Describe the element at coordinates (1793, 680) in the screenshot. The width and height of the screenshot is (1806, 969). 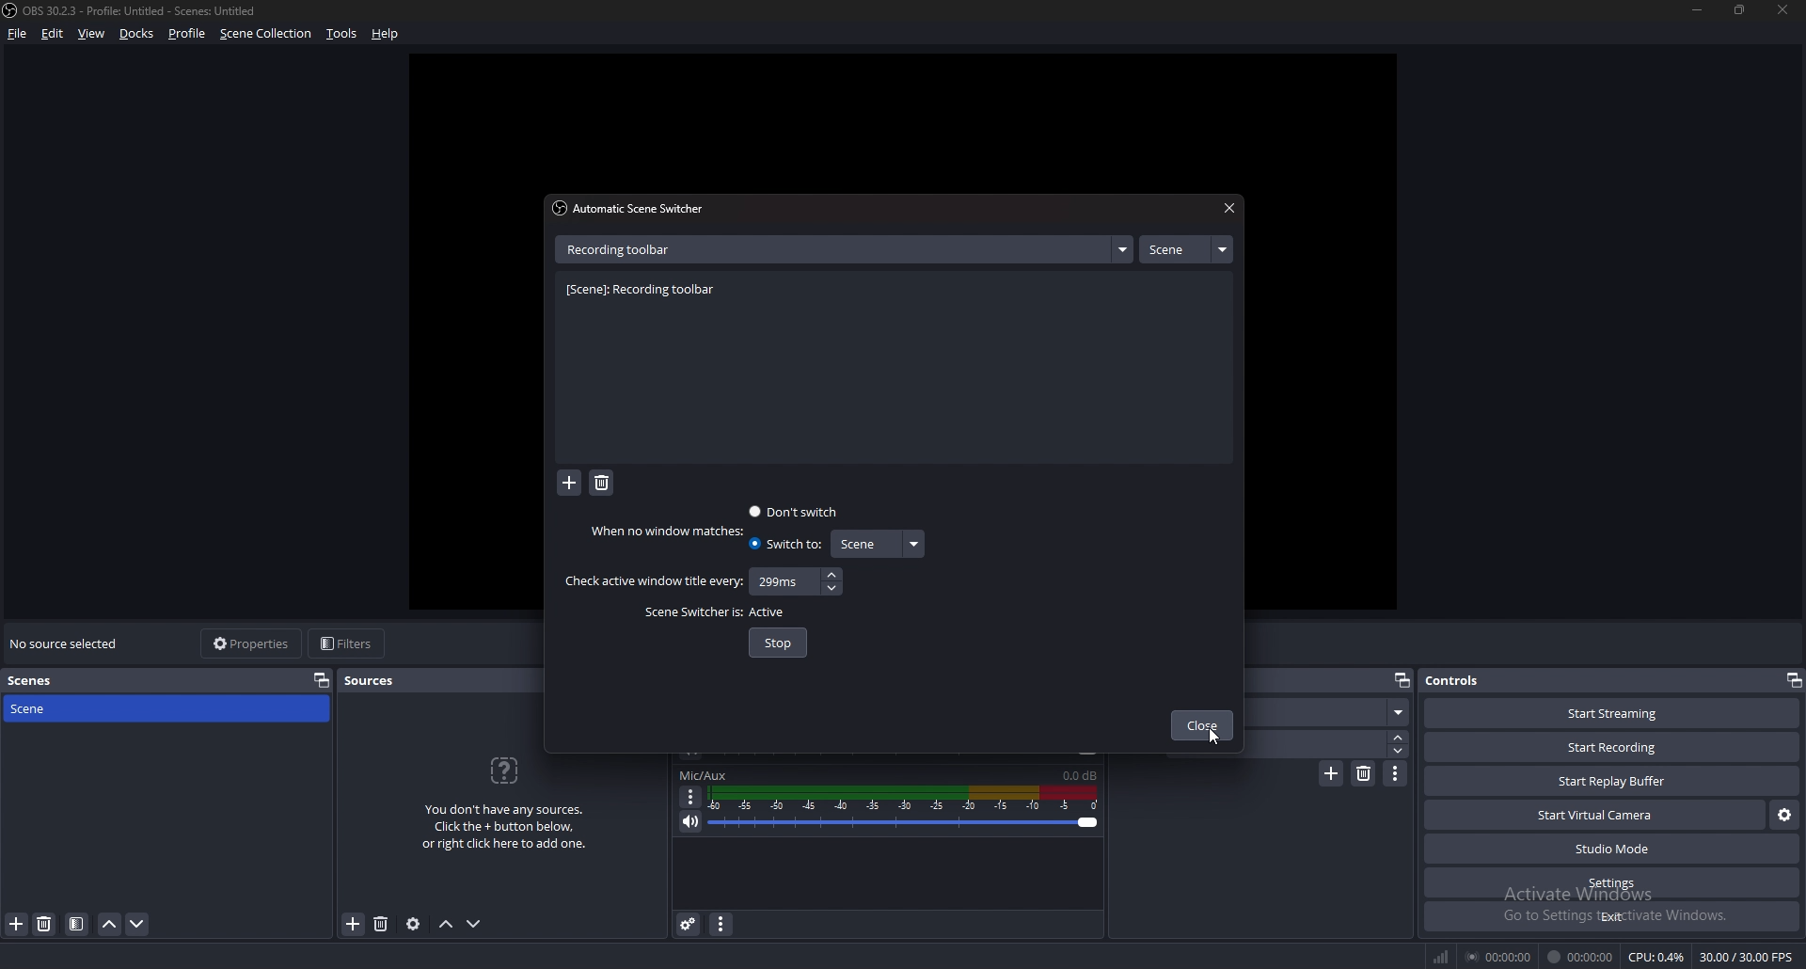
I see `pop out` at that location.